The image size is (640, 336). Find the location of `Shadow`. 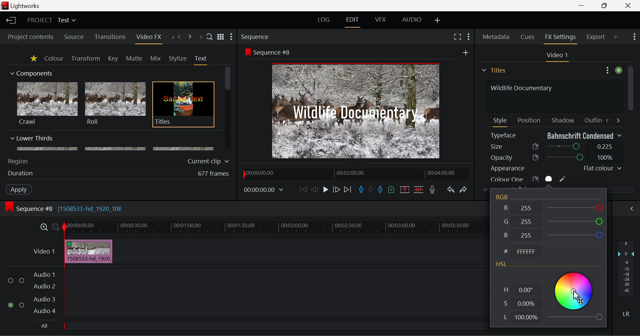

Shadow is located at coordinates (563, 119).